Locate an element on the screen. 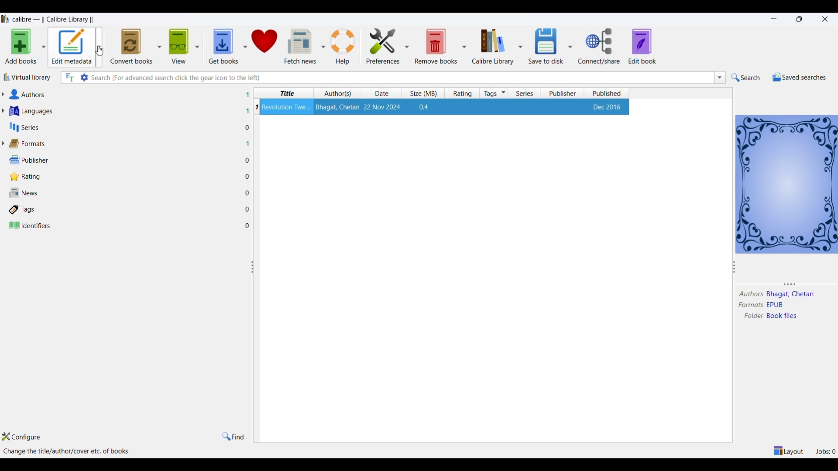 Image resolution: width=838 pixels, height=471 pixels. save to disk is located at coordinates (544, 44).